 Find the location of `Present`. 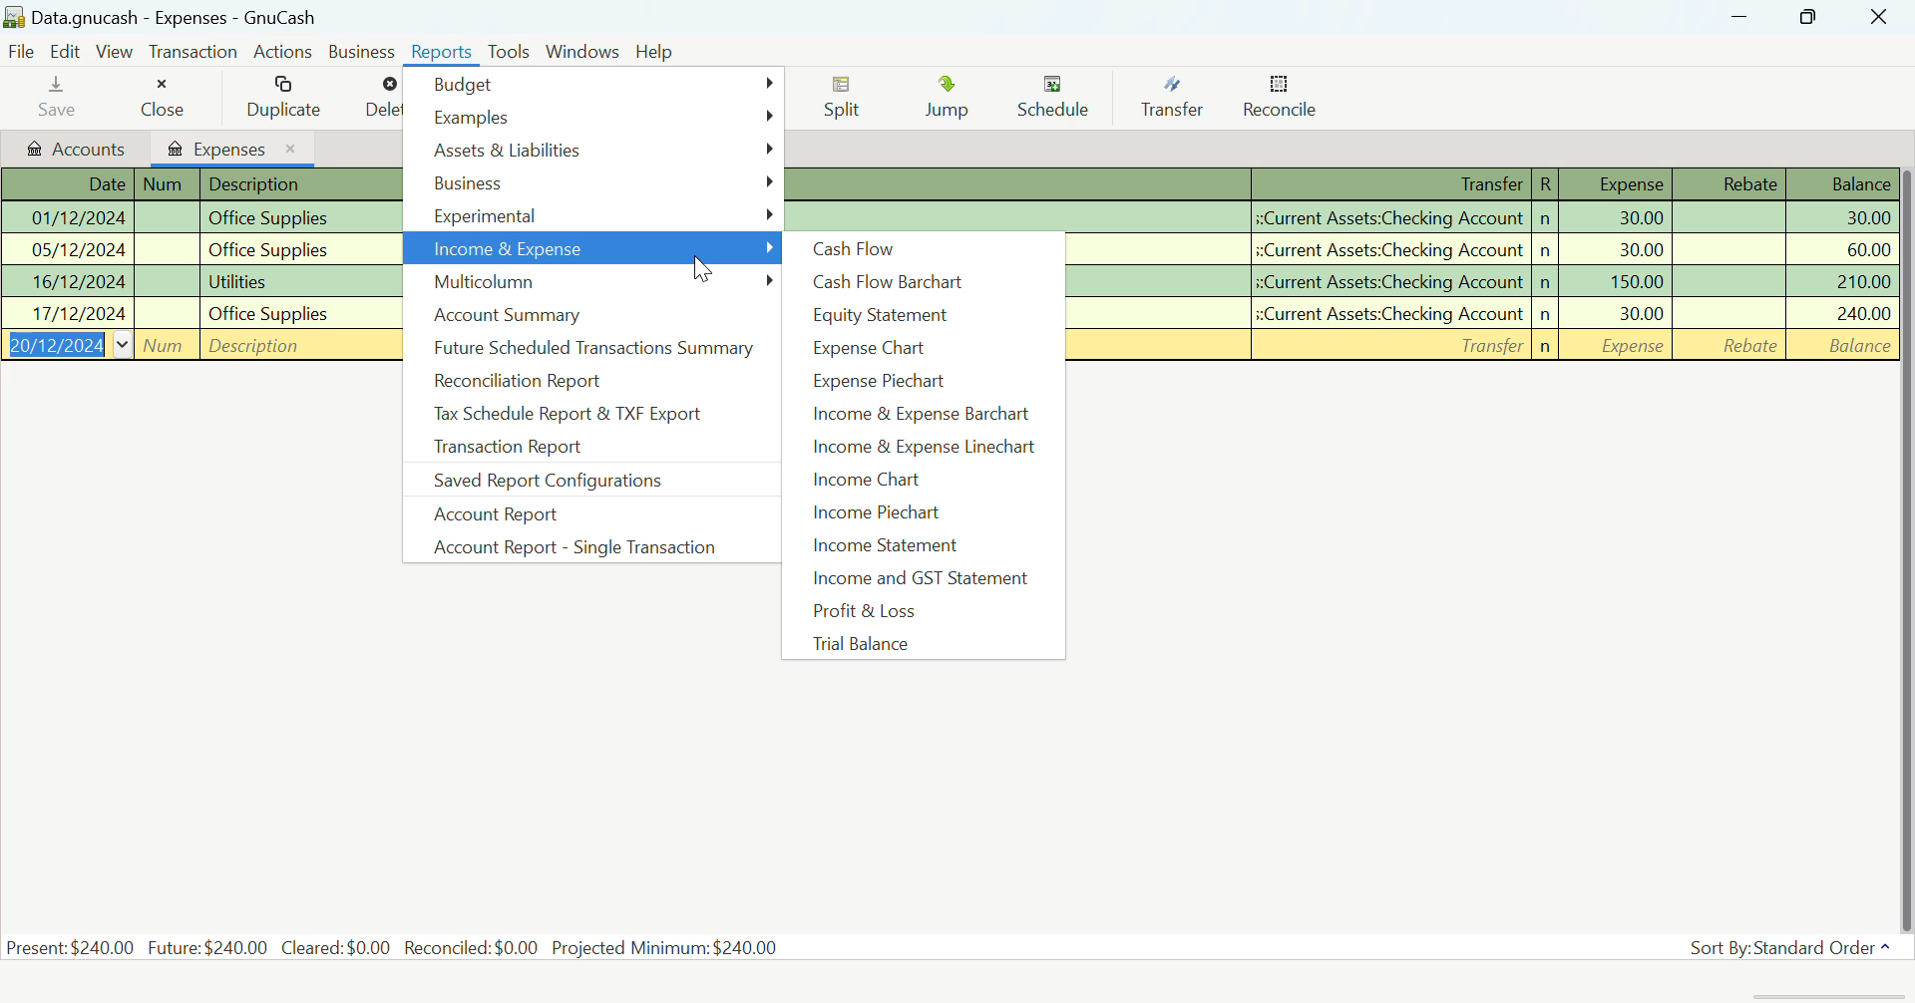

Present is located at coordinates (71, 947).